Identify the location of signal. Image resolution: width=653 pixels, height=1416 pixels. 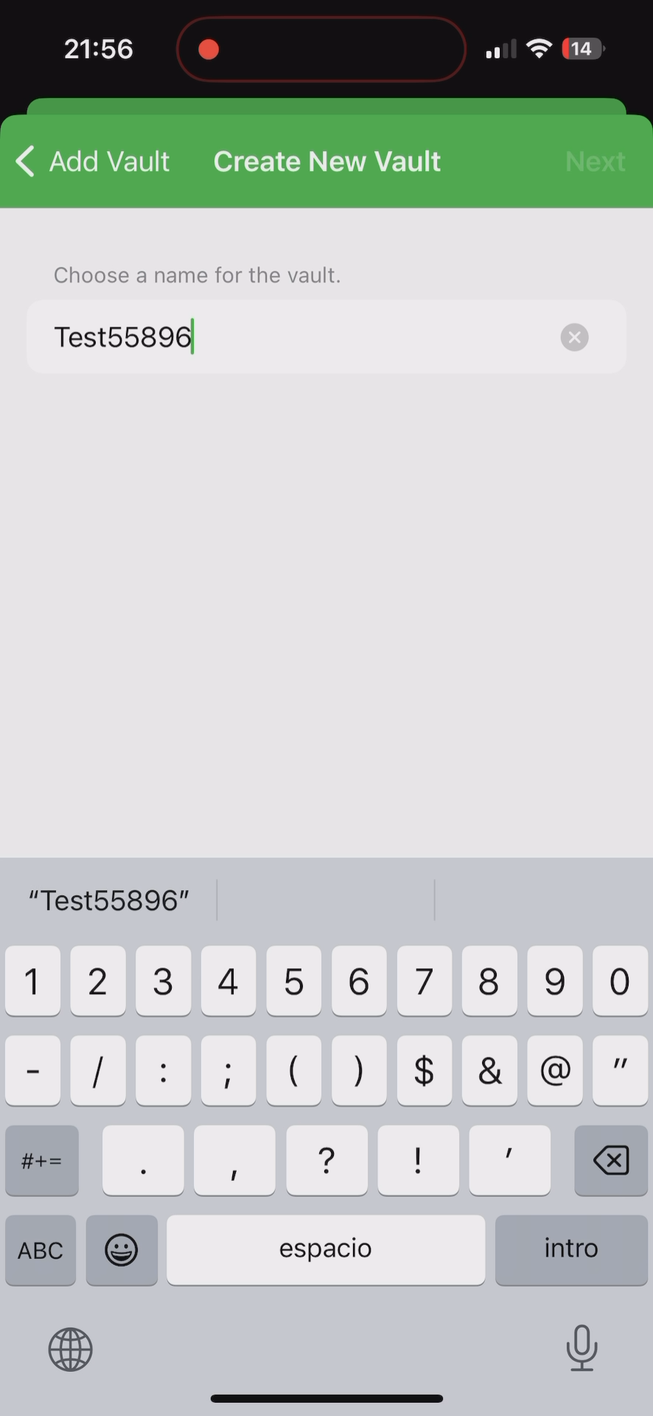
(499, 49).